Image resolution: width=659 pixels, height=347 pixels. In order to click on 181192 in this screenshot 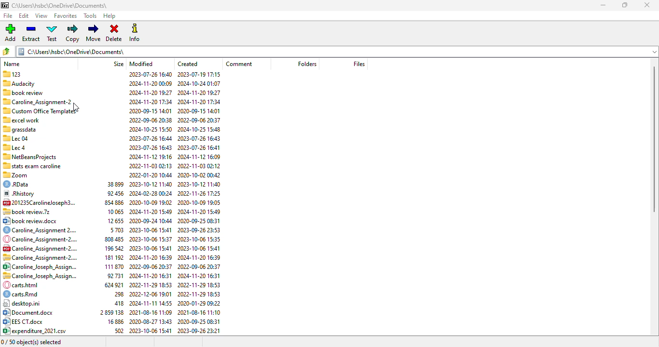, I will do `click(113, 258)`.